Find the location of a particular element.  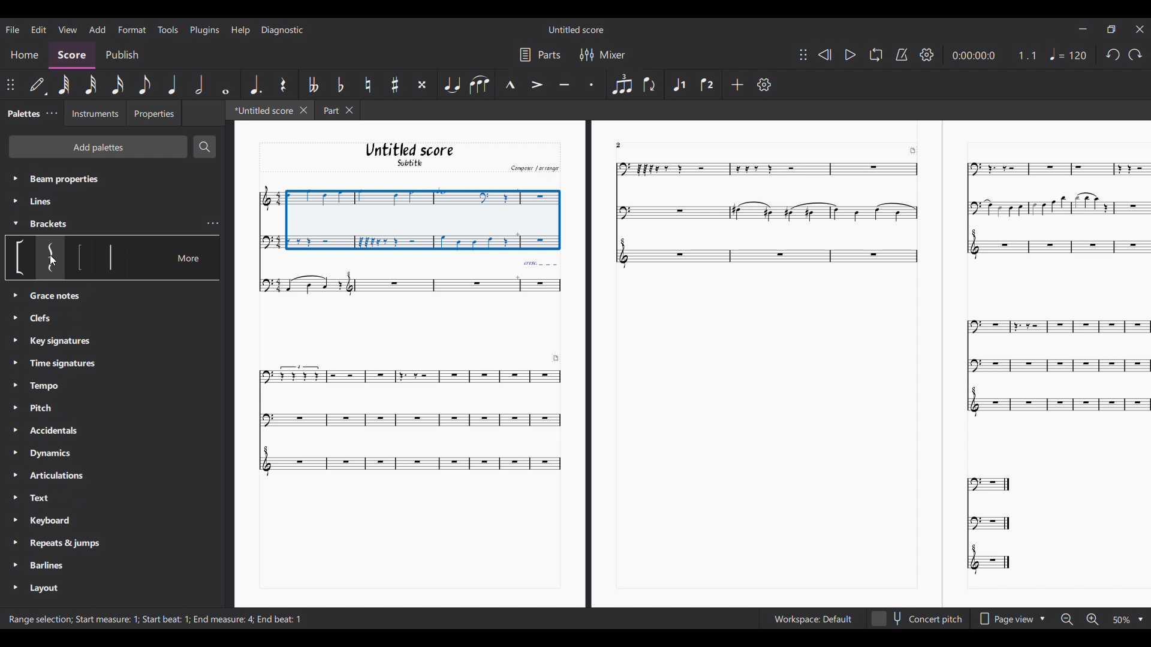

Parts is located at coordinates (550, 55).